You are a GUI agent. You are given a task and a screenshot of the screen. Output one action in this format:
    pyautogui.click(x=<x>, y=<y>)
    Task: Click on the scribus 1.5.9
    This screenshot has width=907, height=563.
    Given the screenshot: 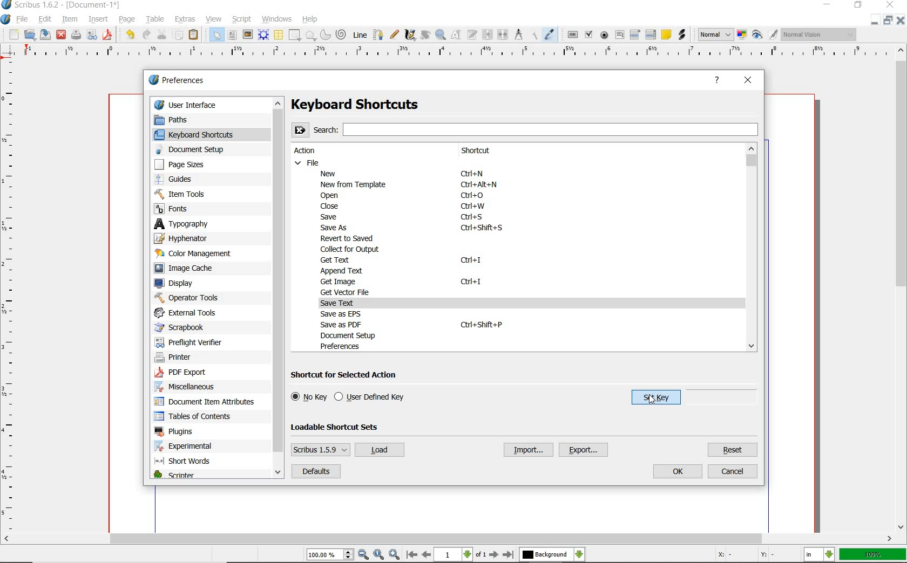 What is the action you would take?
    pyautogui.click(x=320, y=449)
    